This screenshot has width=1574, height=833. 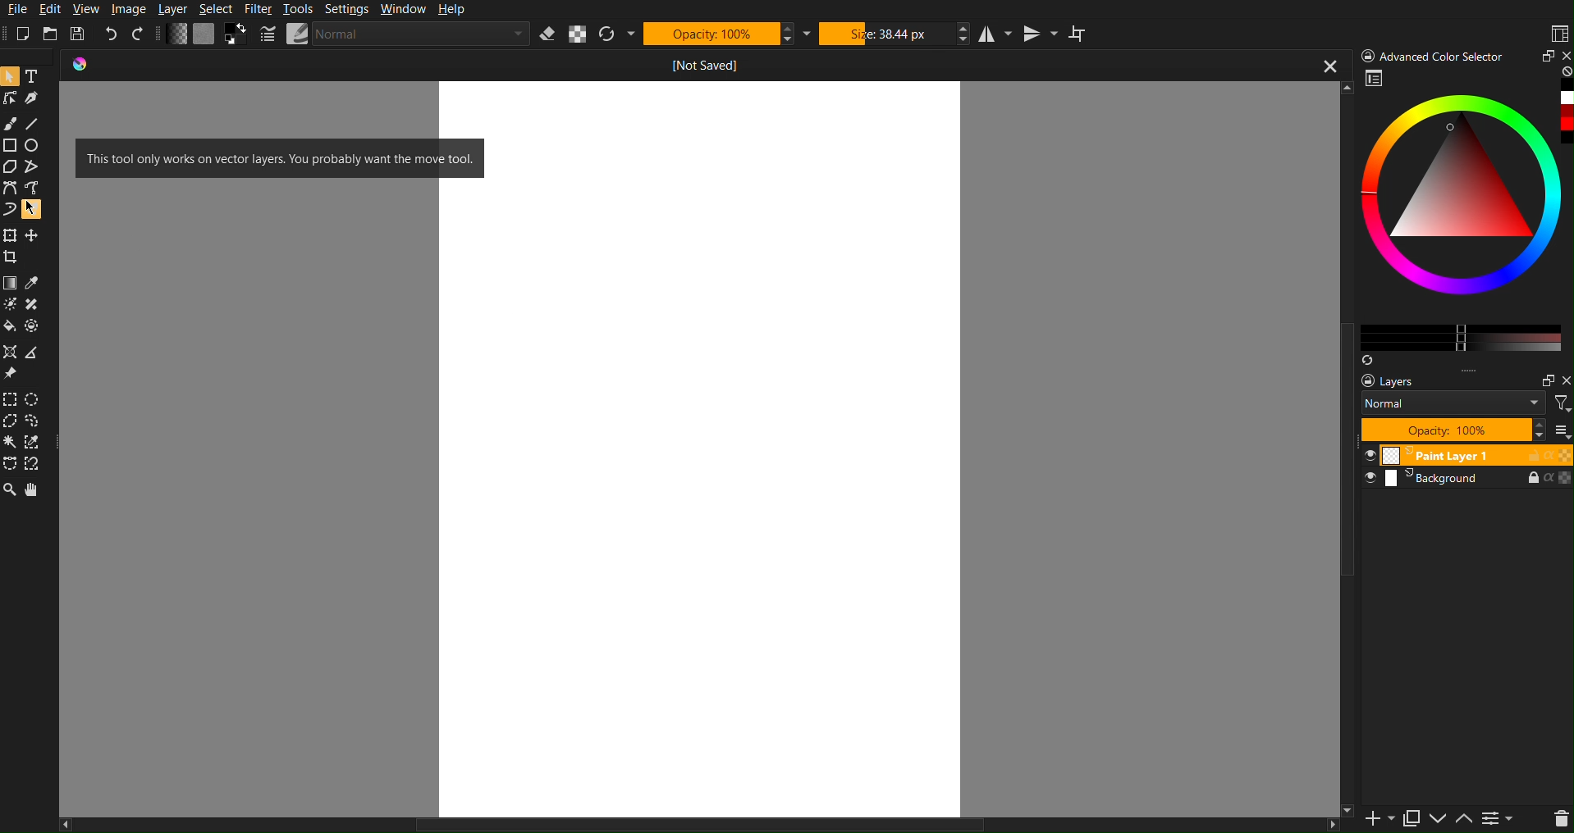 I want to click on Eclipse, so click(x=36, y=146).